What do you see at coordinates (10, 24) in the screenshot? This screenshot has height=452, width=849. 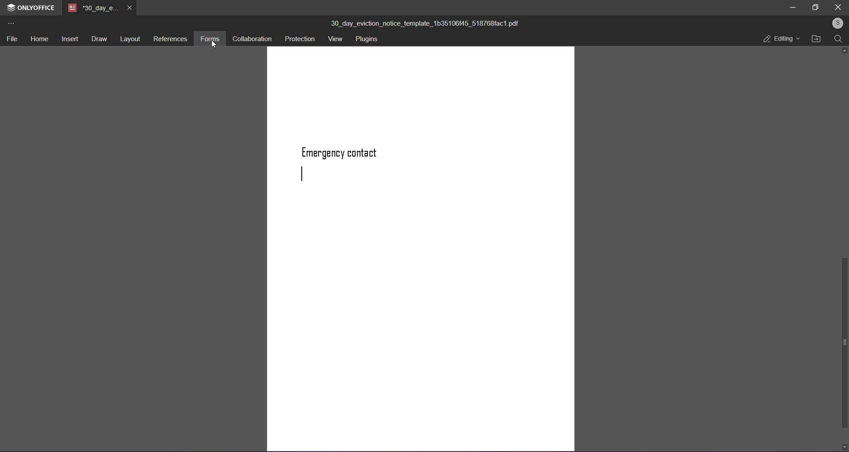 I see `more` at bounding box center [10, 24].